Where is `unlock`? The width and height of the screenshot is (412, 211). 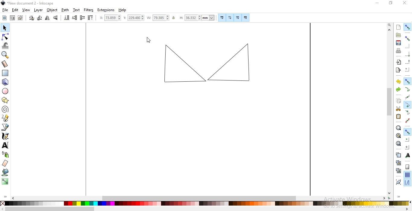 unlock is located at coordinates (175, 18).